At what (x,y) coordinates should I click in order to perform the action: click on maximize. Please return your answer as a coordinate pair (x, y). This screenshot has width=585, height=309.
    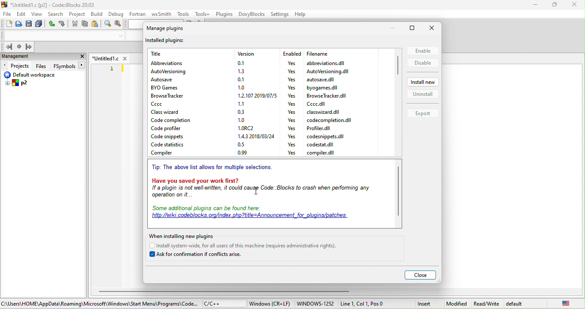
    Looking at the image, I should click on (556, 5).